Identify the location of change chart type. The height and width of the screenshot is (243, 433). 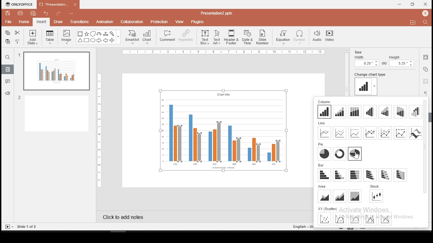
(367, 86).